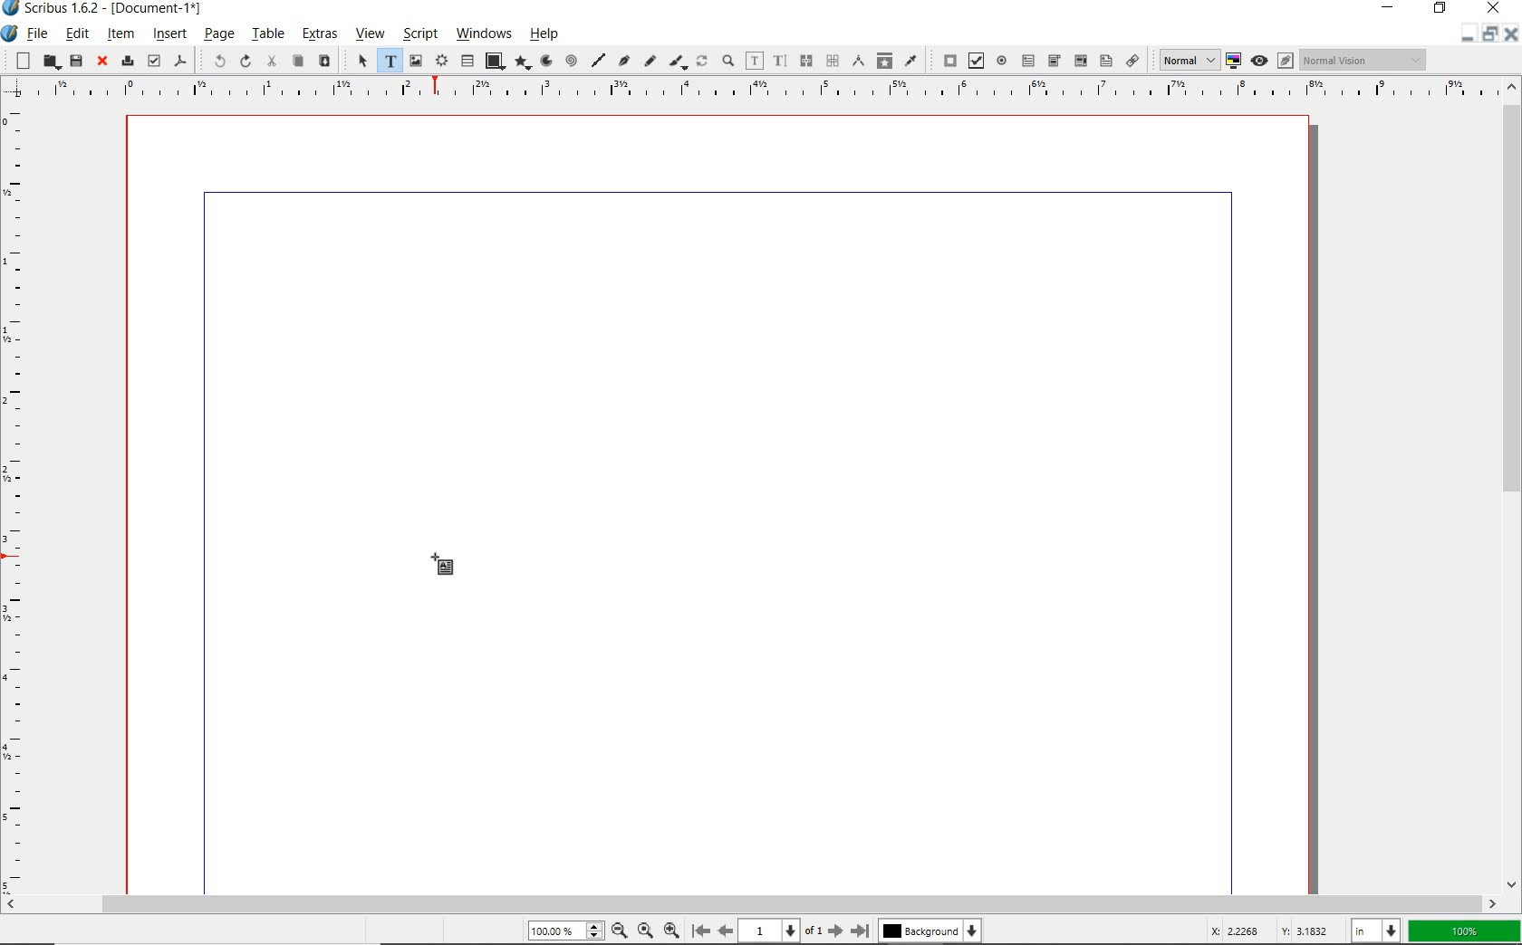  I want to click on windows, so click(485, 34).